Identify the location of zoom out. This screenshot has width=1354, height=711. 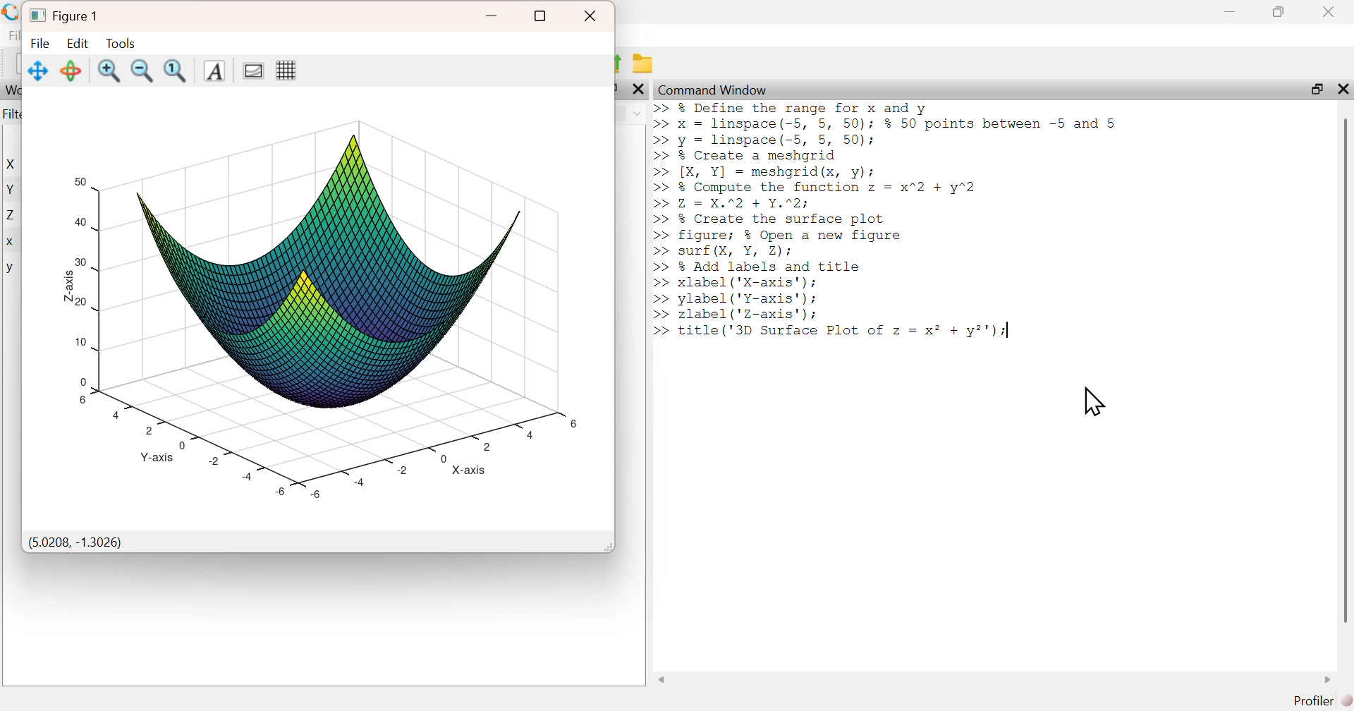
(143, 70).